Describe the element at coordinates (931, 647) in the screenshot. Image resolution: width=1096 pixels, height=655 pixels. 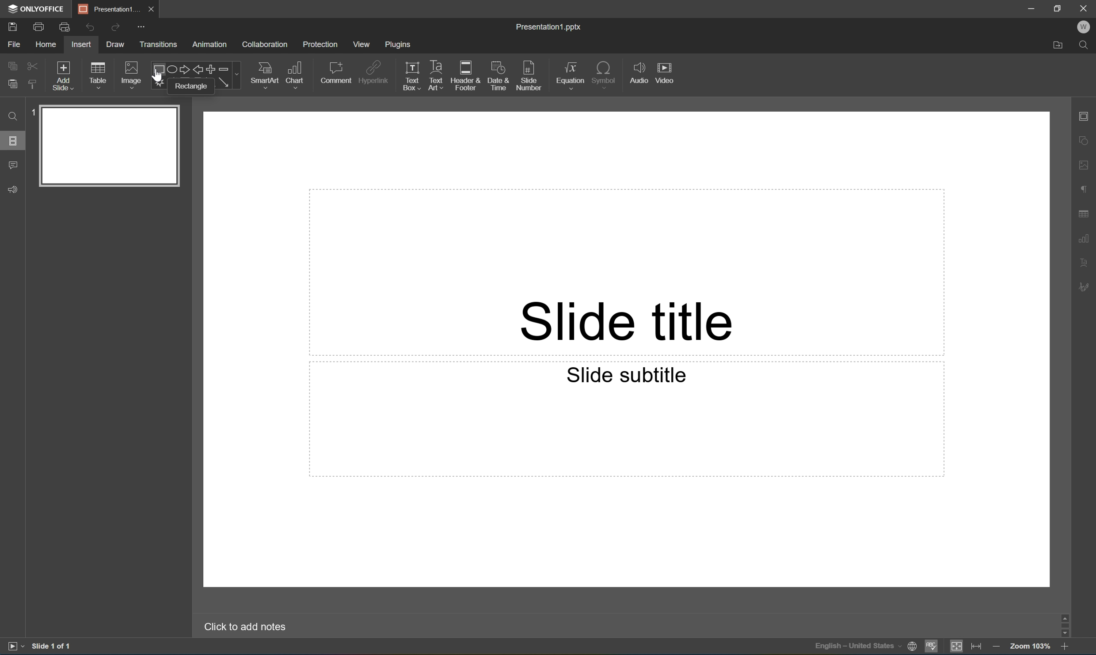
I see `Spell checking` at that location.